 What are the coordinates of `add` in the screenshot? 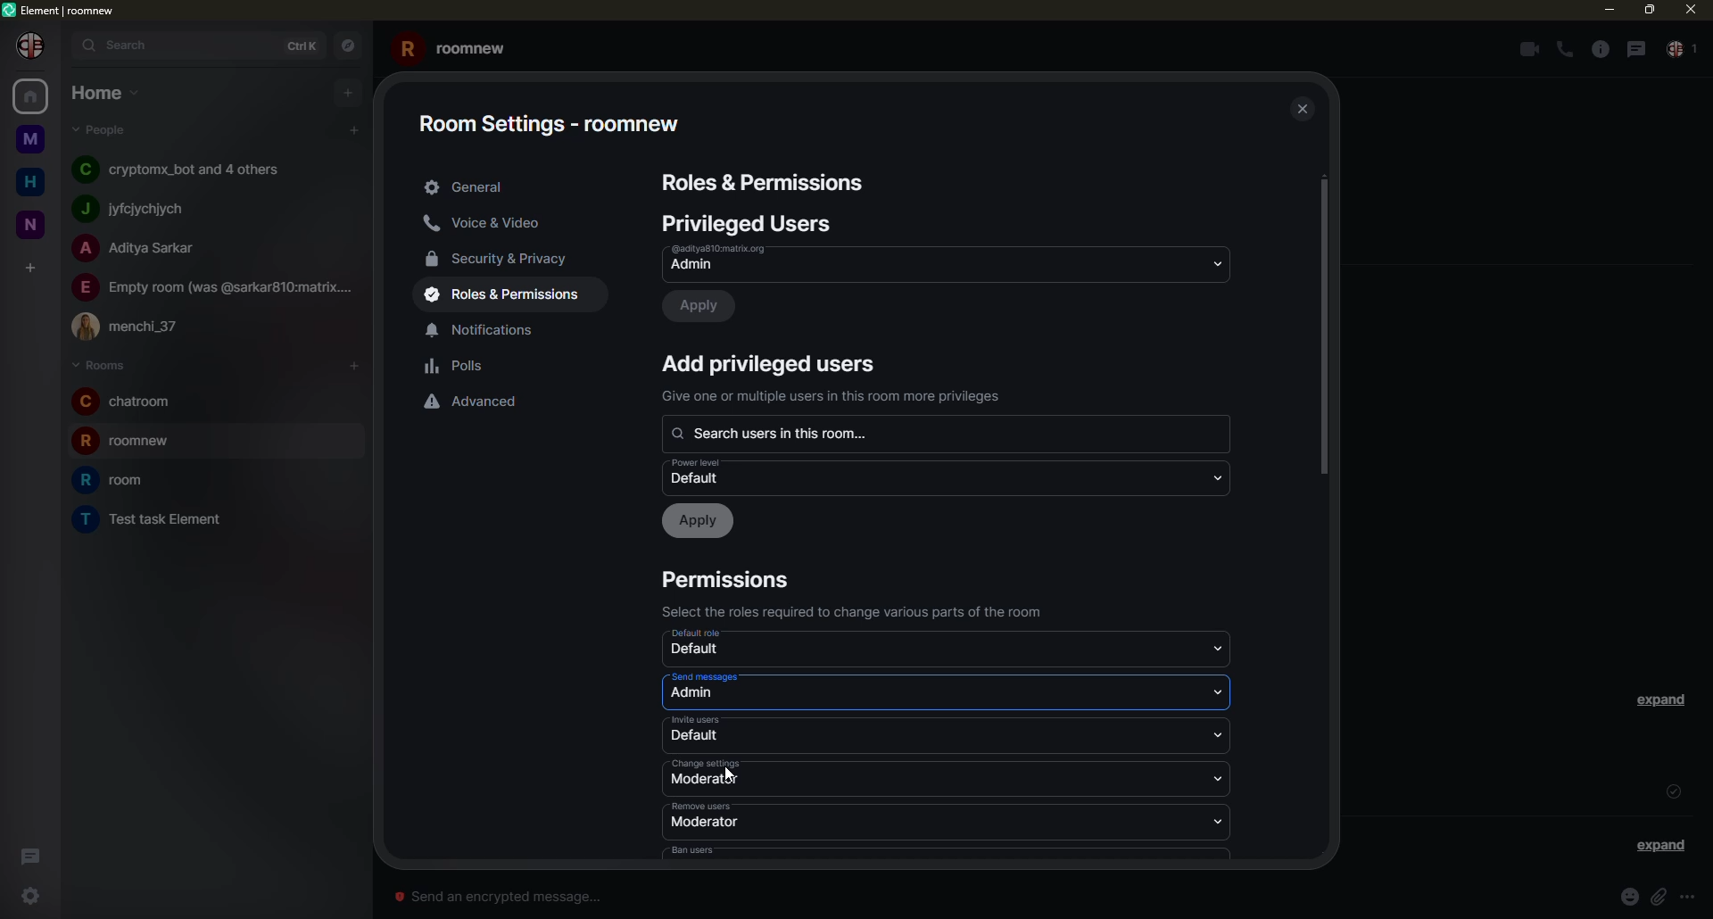 It's located at (33, 266).